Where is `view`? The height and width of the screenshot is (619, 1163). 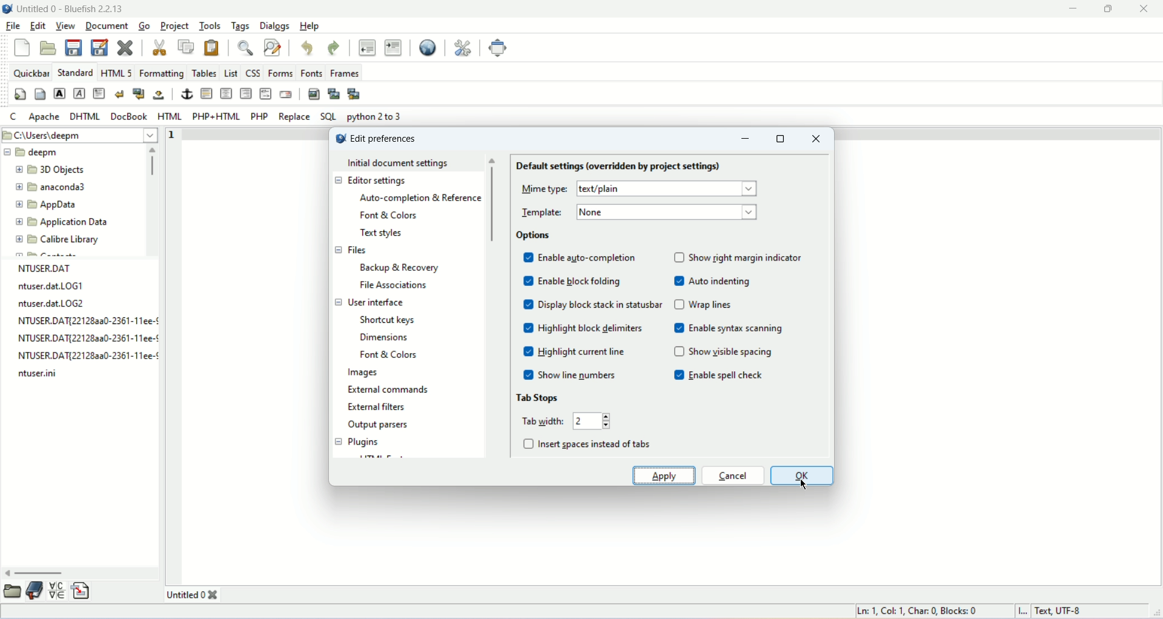
view is located at coordinates (63, 26).